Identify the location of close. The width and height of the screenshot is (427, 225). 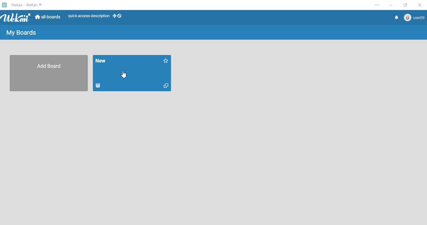
(420, 5).